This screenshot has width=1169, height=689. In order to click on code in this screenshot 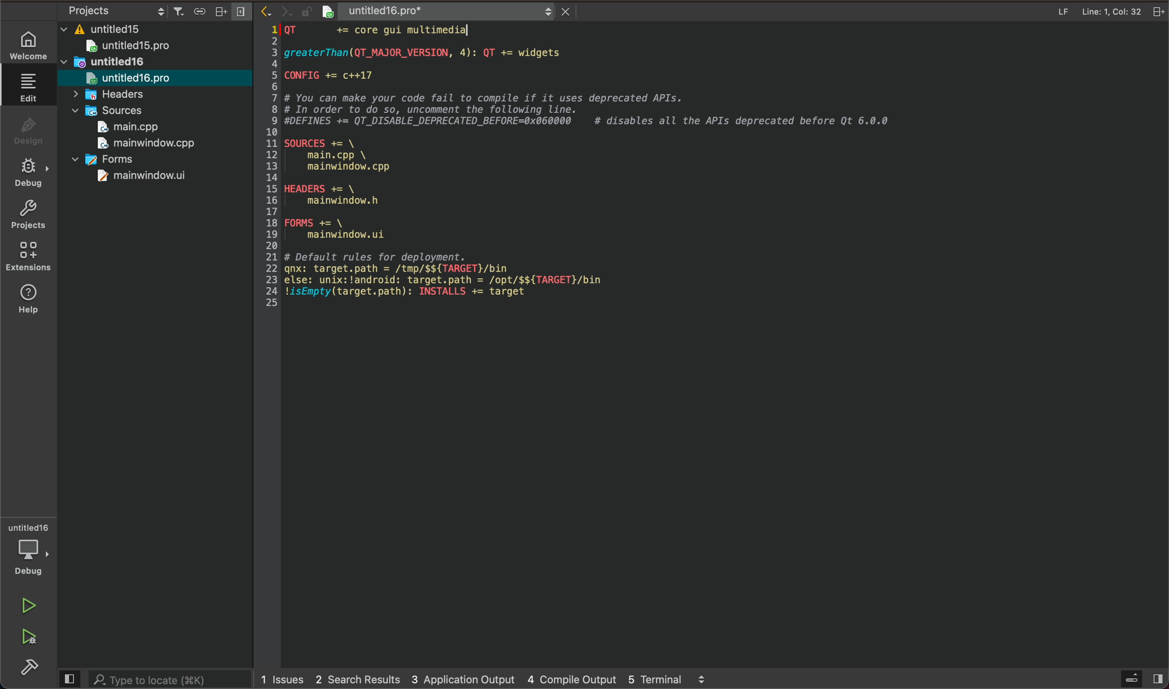, I will do `click(604, 181)`.